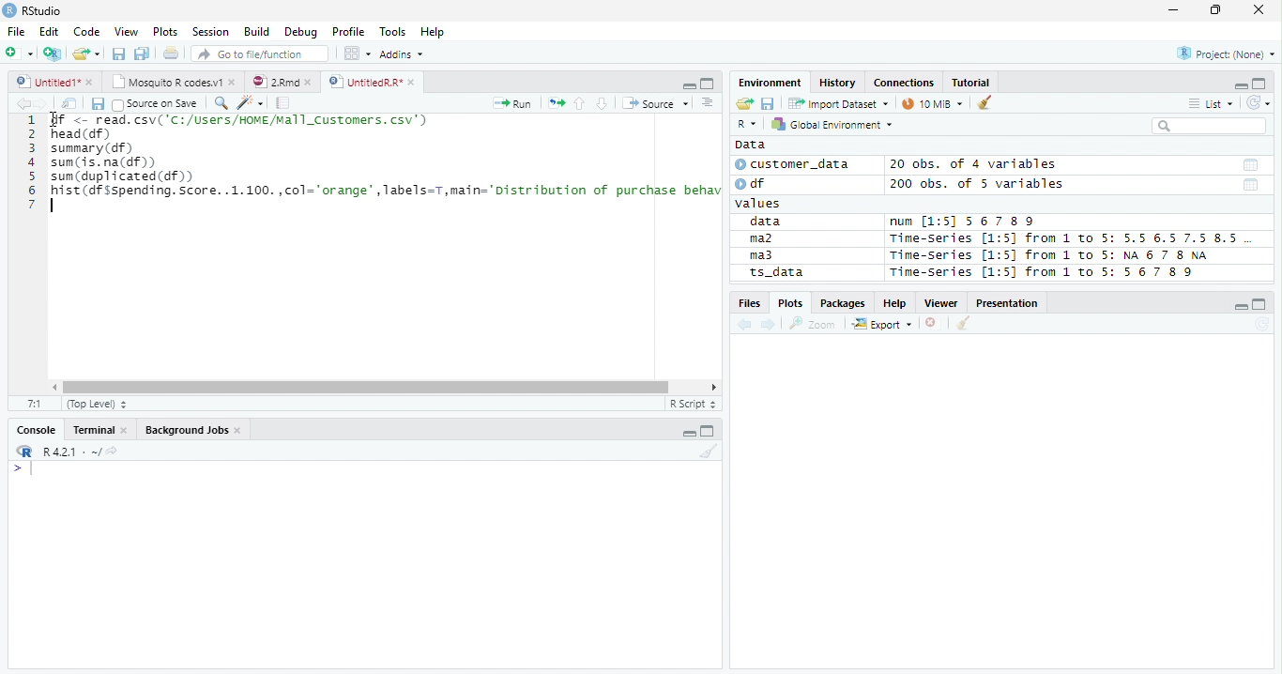 The image size is (1282, 674). Describe the element at coordinates (1258, 10) in the screenshot. I see `Close` at that location.